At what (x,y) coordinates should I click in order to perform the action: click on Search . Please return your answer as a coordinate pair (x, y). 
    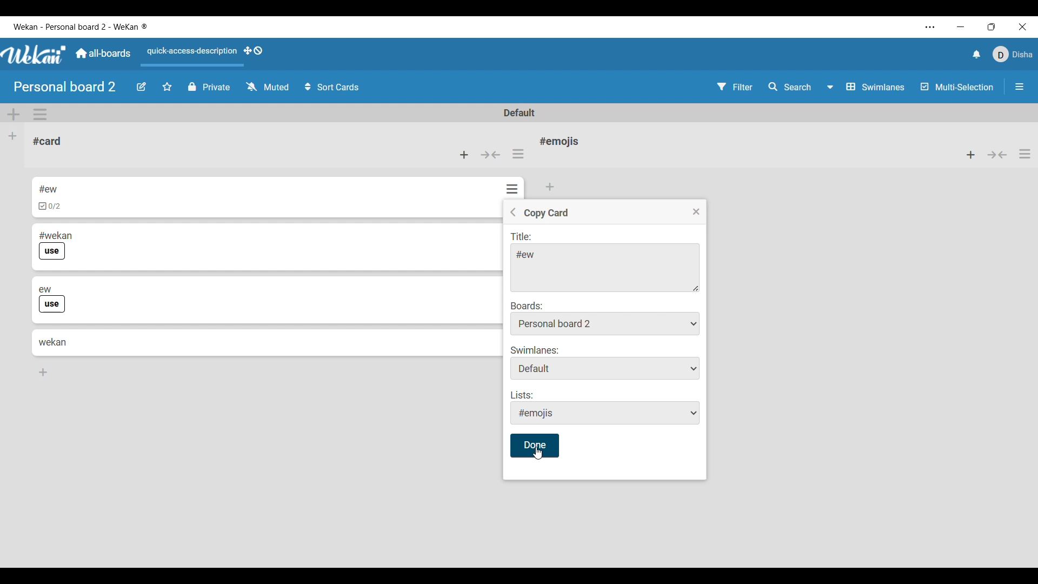
    Looking at the image, I should click on (790, 87).